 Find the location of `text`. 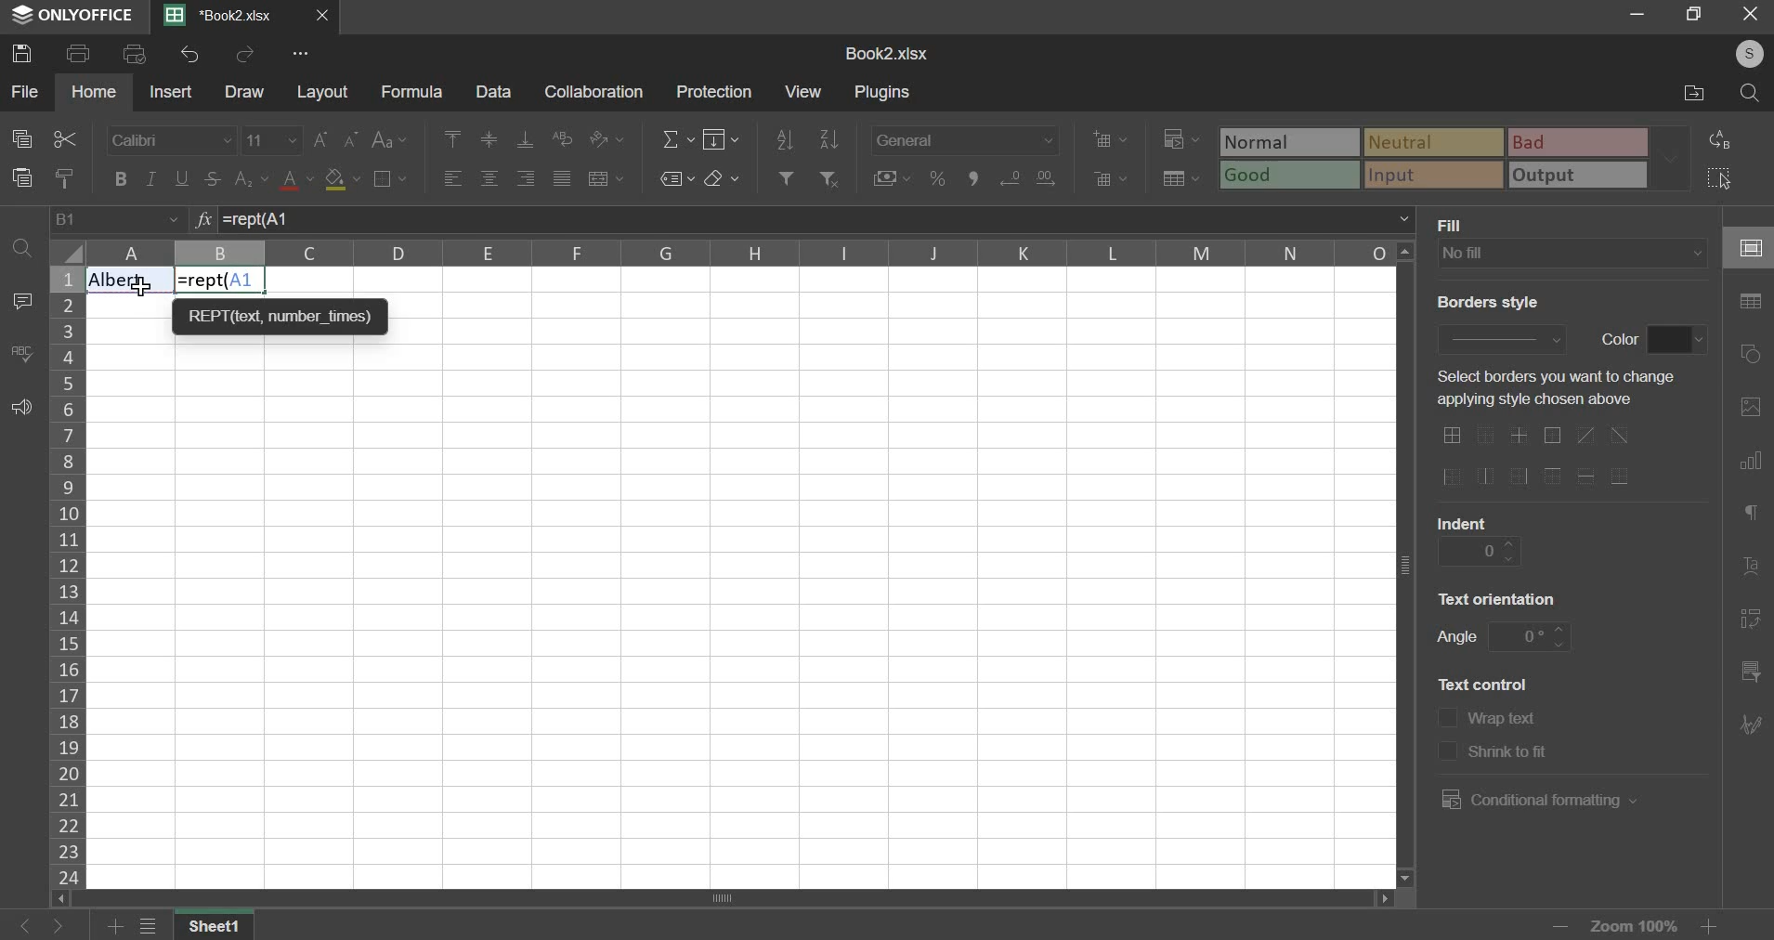

text is located at coordinates (1554, 388).